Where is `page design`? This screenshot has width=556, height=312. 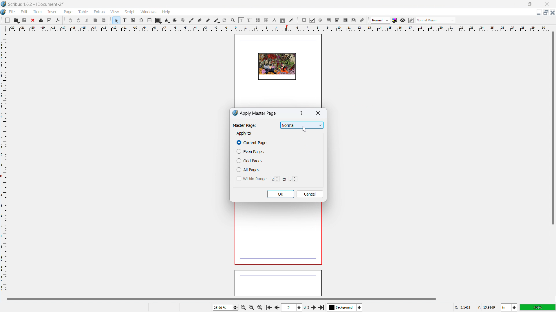
page design is located at coordinates (277, 67).